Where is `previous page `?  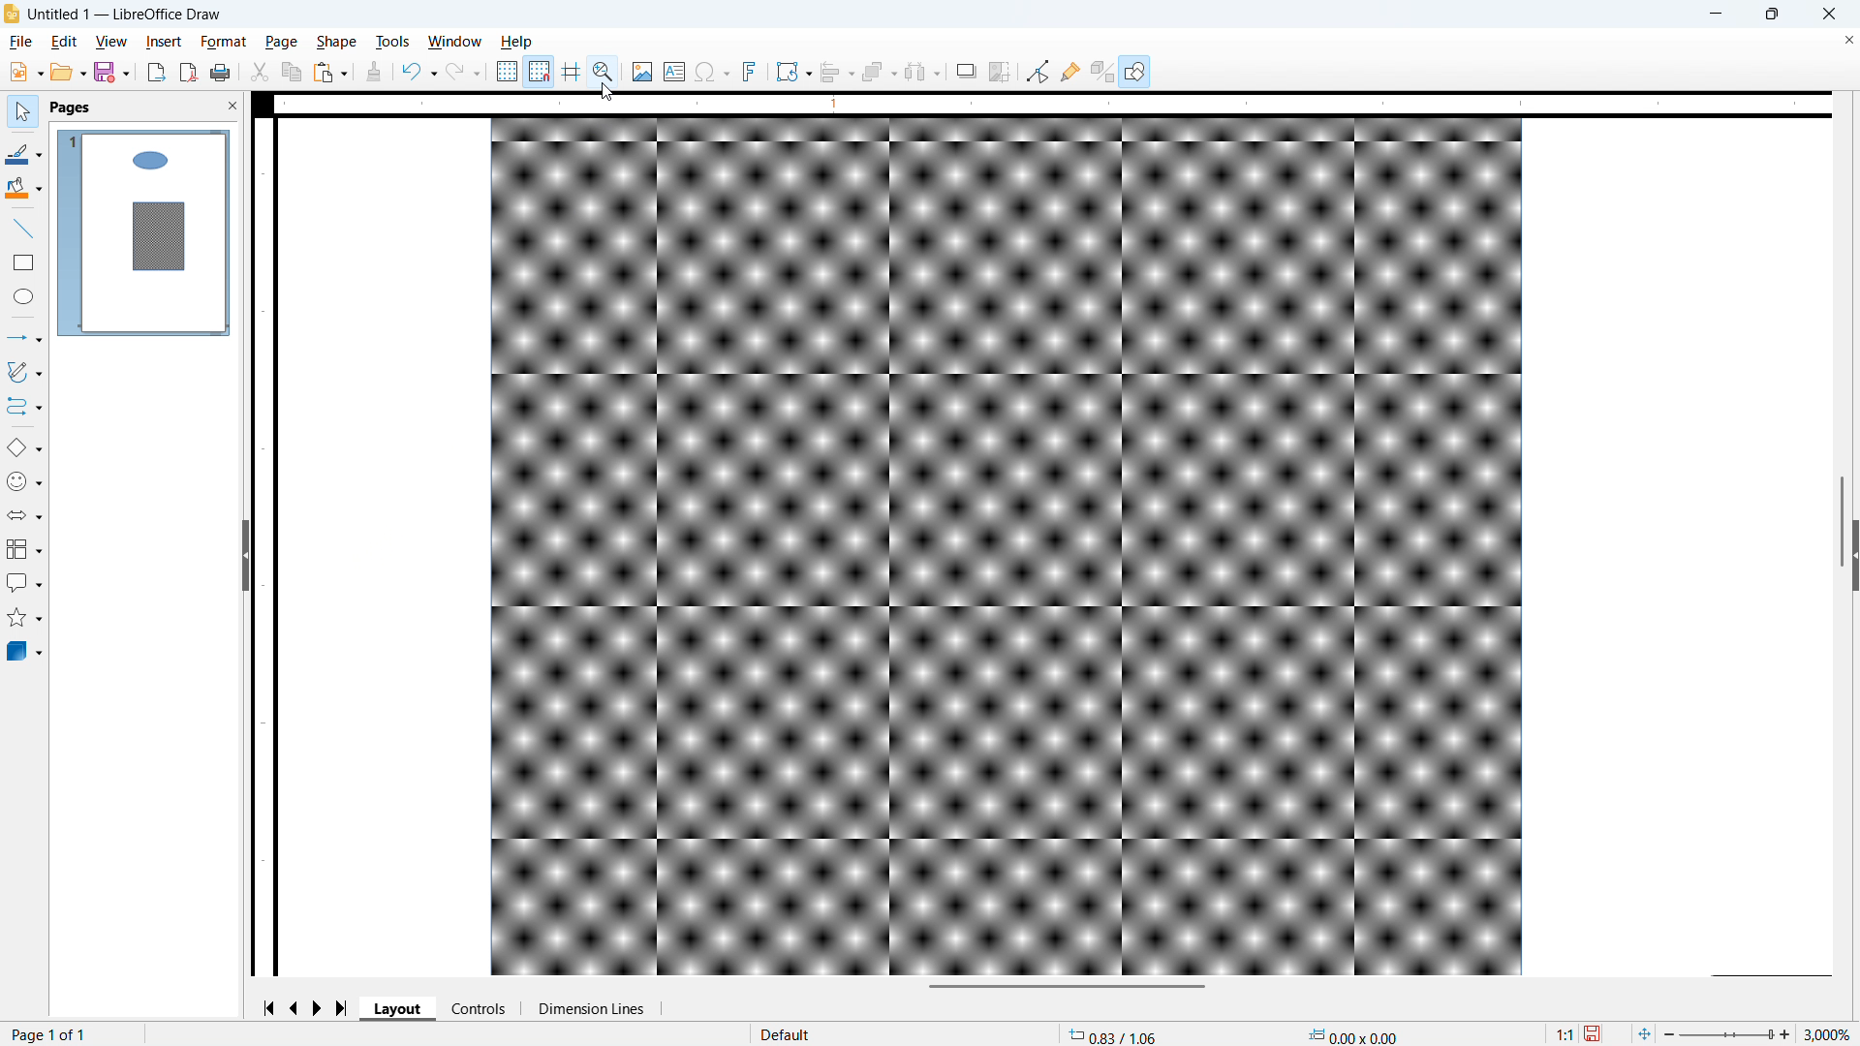 previous page  is located at coordinates (296, 1007).